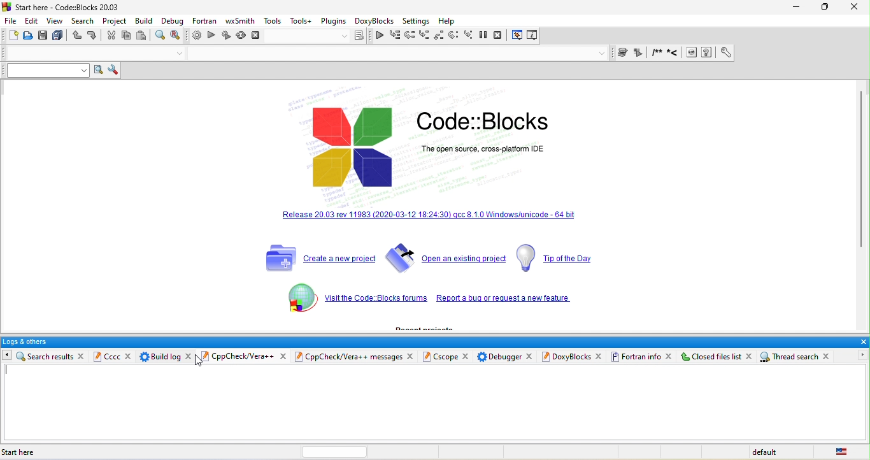 The height and width of the screenshot is (460, 870). I want to click on rebuild, so click(241, 36).